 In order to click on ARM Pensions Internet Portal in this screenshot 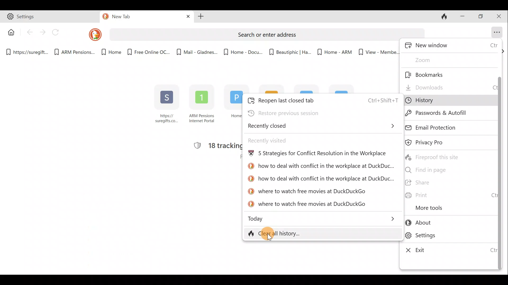, I will do `click(203, 106)`.